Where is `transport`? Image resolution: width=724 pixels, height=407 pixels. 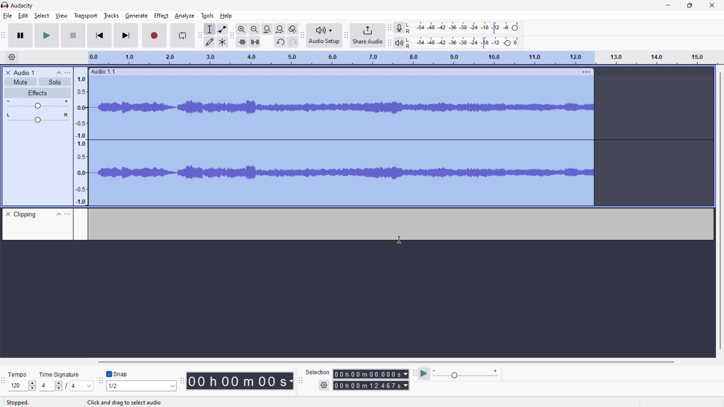
transport is located at coordinates (86, 16).